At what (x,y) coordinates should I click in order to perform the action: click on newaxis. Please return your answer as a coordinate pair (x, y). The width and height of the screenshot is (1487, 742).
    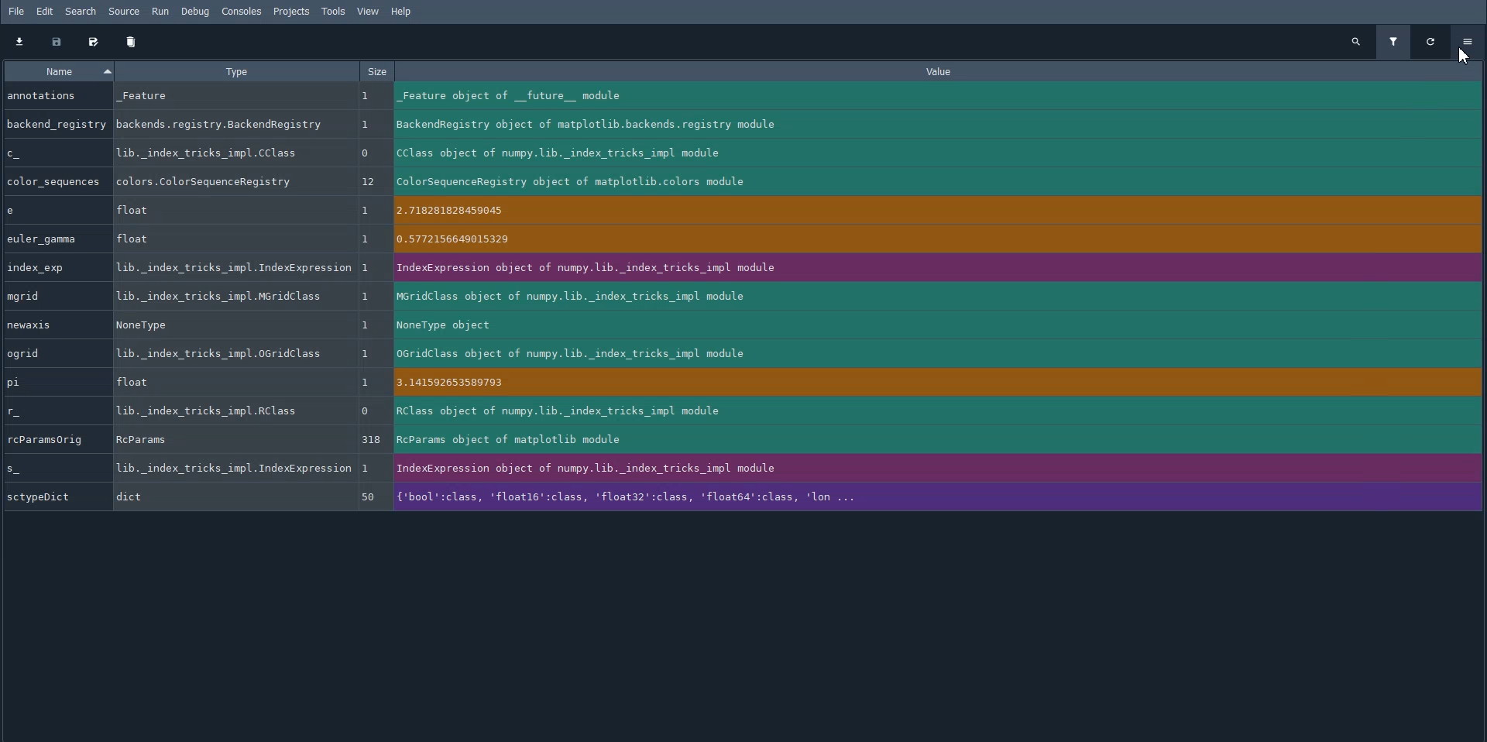
    Looking at the image, I should click on (51, 325).